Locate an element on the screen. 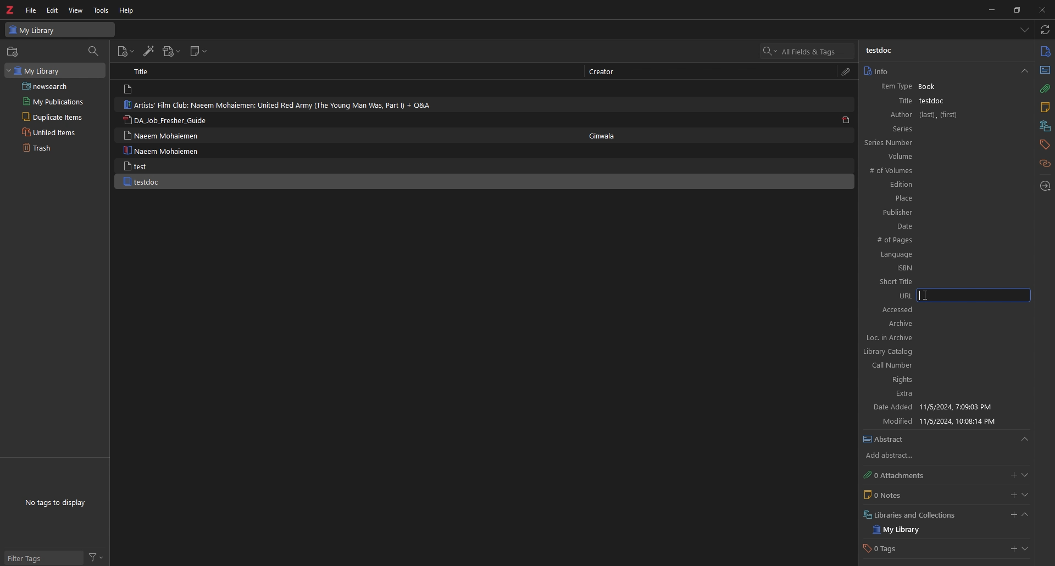 This screenshot has width=1055, height=566. add notes is located at coordinates (1013, 495).